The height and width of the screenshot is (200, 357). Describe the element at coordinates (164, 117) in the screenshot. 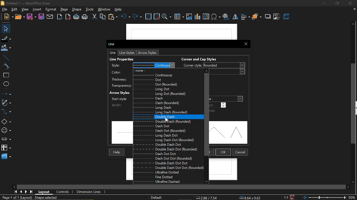

I see `Double dash` at that location.